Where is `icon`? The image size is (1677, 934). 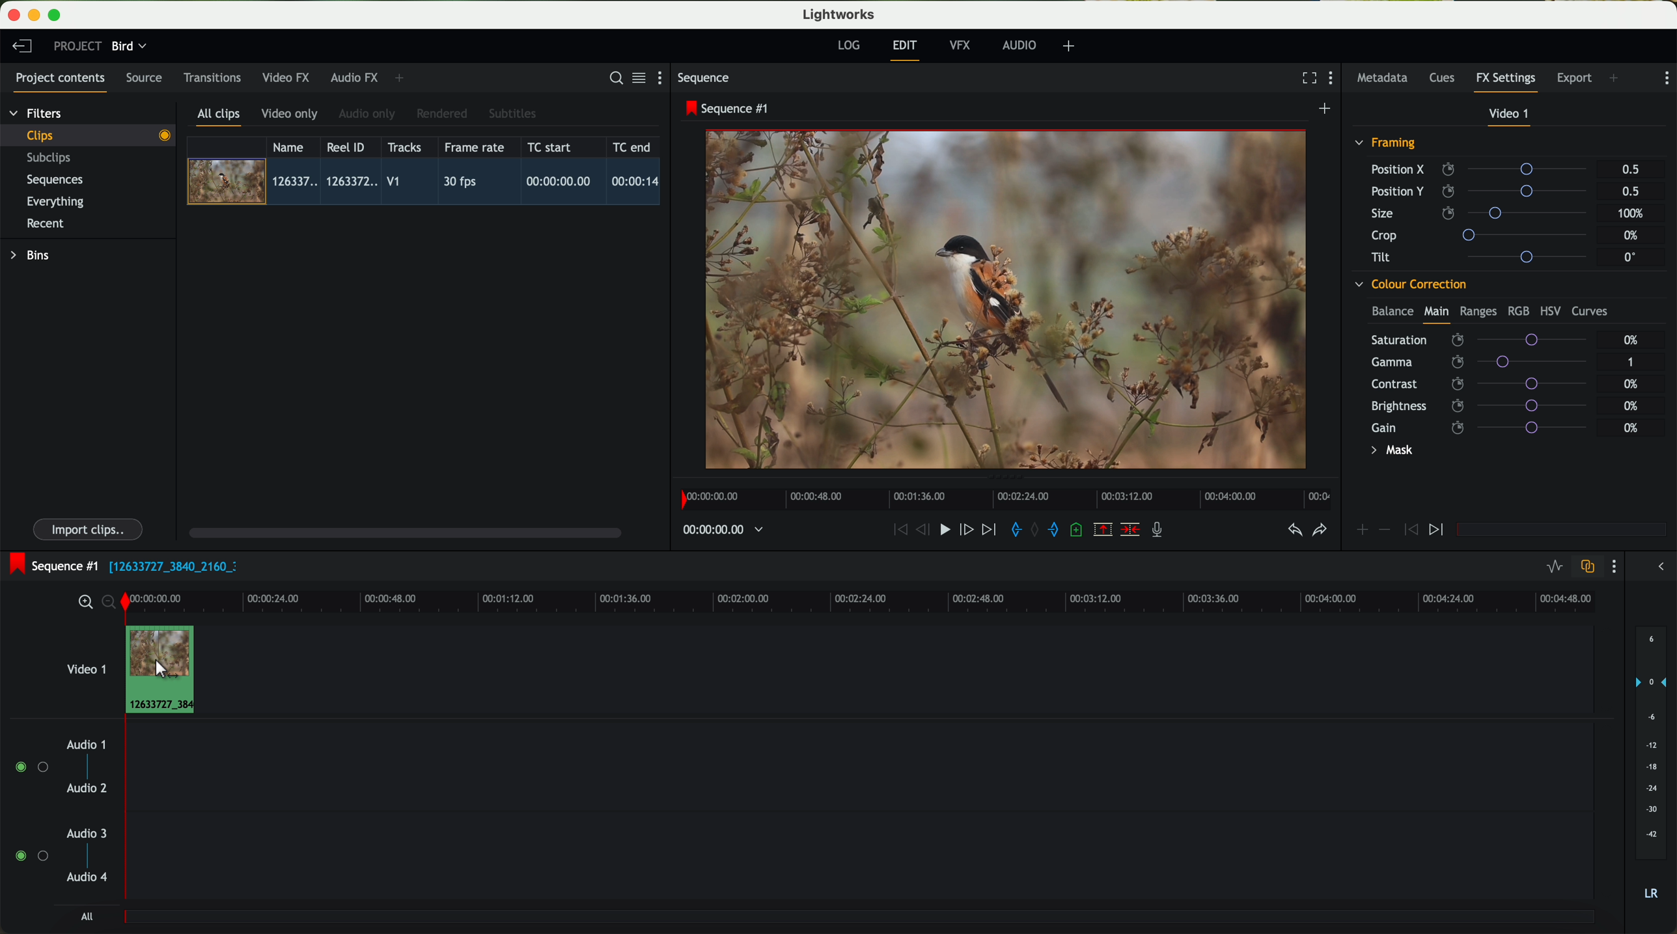
icon is located at coordinates (1438, 530).